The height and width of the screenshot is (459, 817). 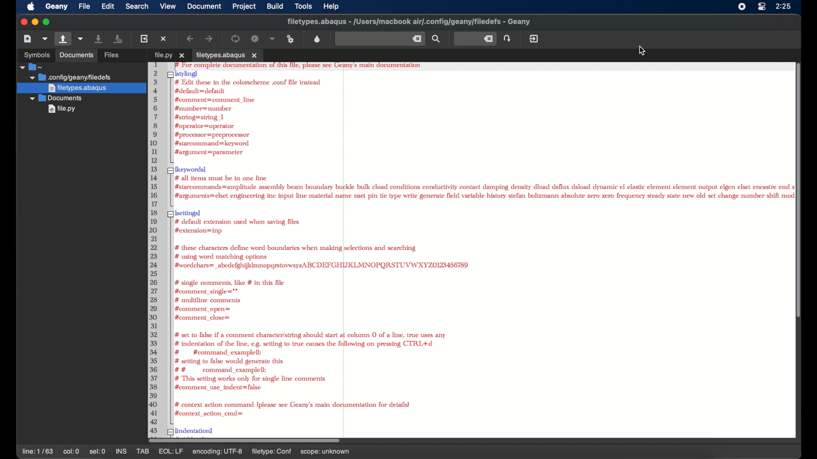 What do you see at coordinates (437, 39) in the screenshot?
I see `search` at bounding box center [437, 39].